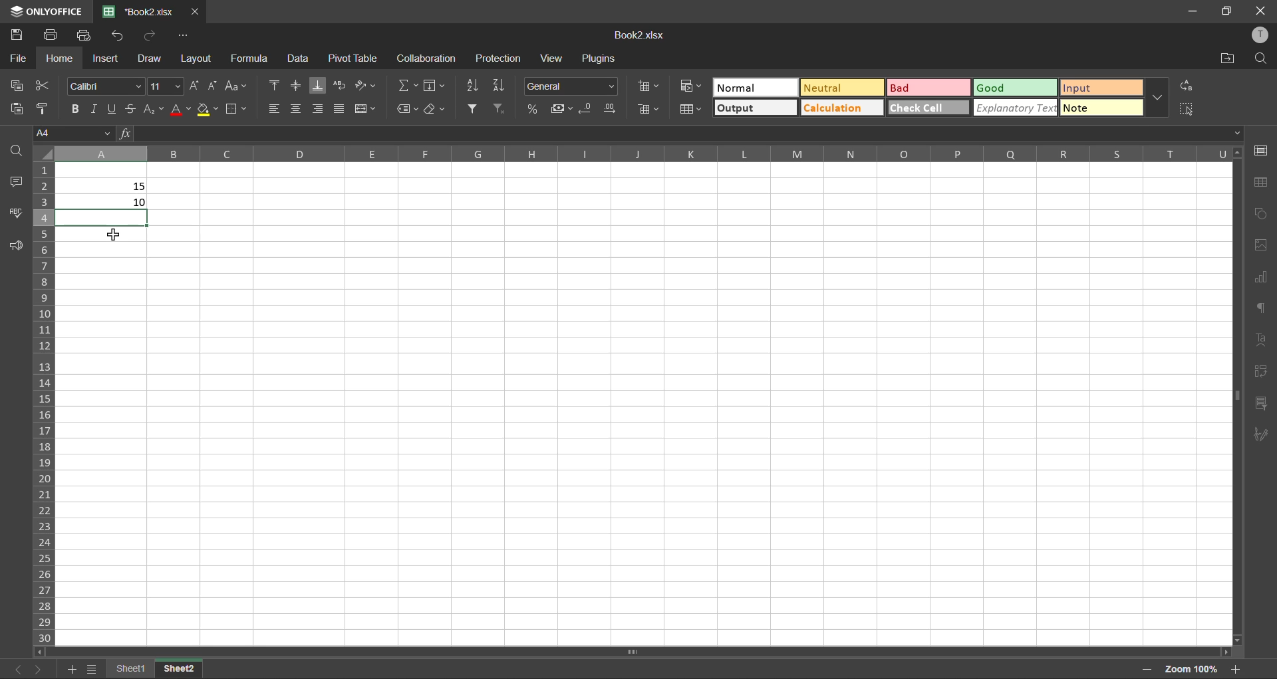  Describe the element at coordinates (180, 668) in the screenshot. I see `sheet 2` at that location.